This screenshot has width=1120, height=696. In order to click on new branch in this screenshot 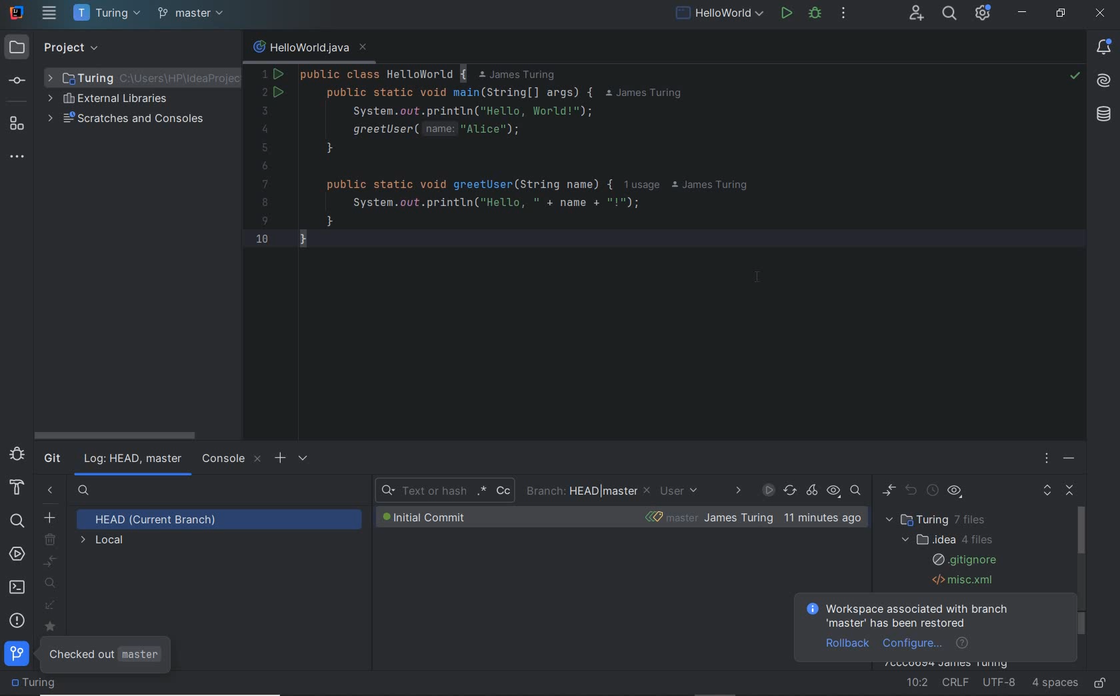, I will do `click(50, 517)`.